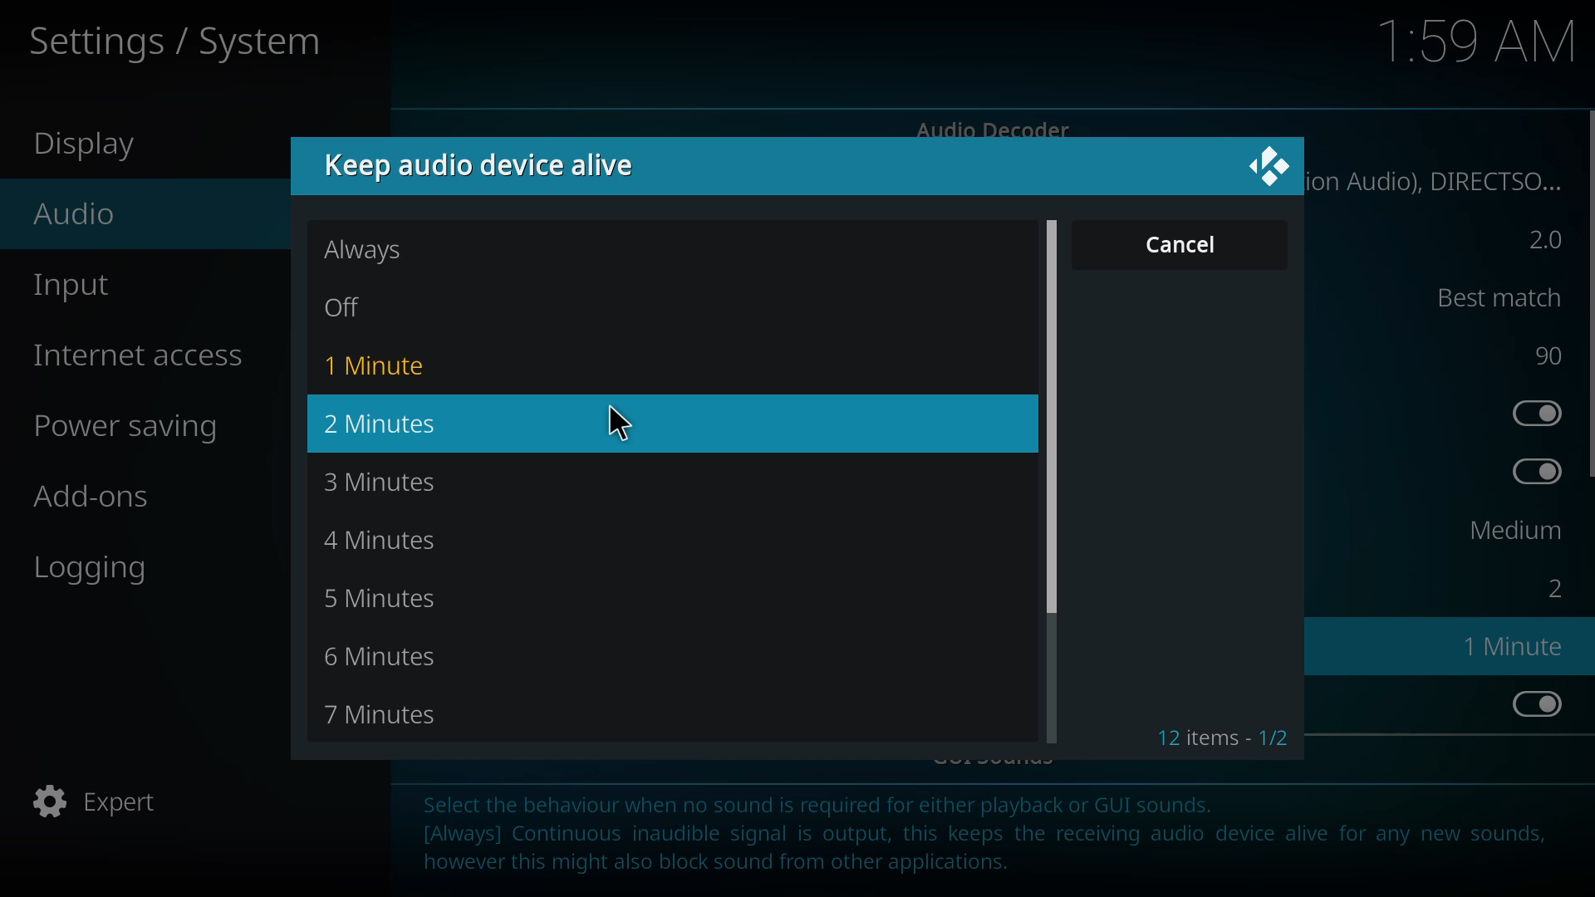  Describe the element at coordinates (1271, 168) in the screenshot. I see `close` at that location.